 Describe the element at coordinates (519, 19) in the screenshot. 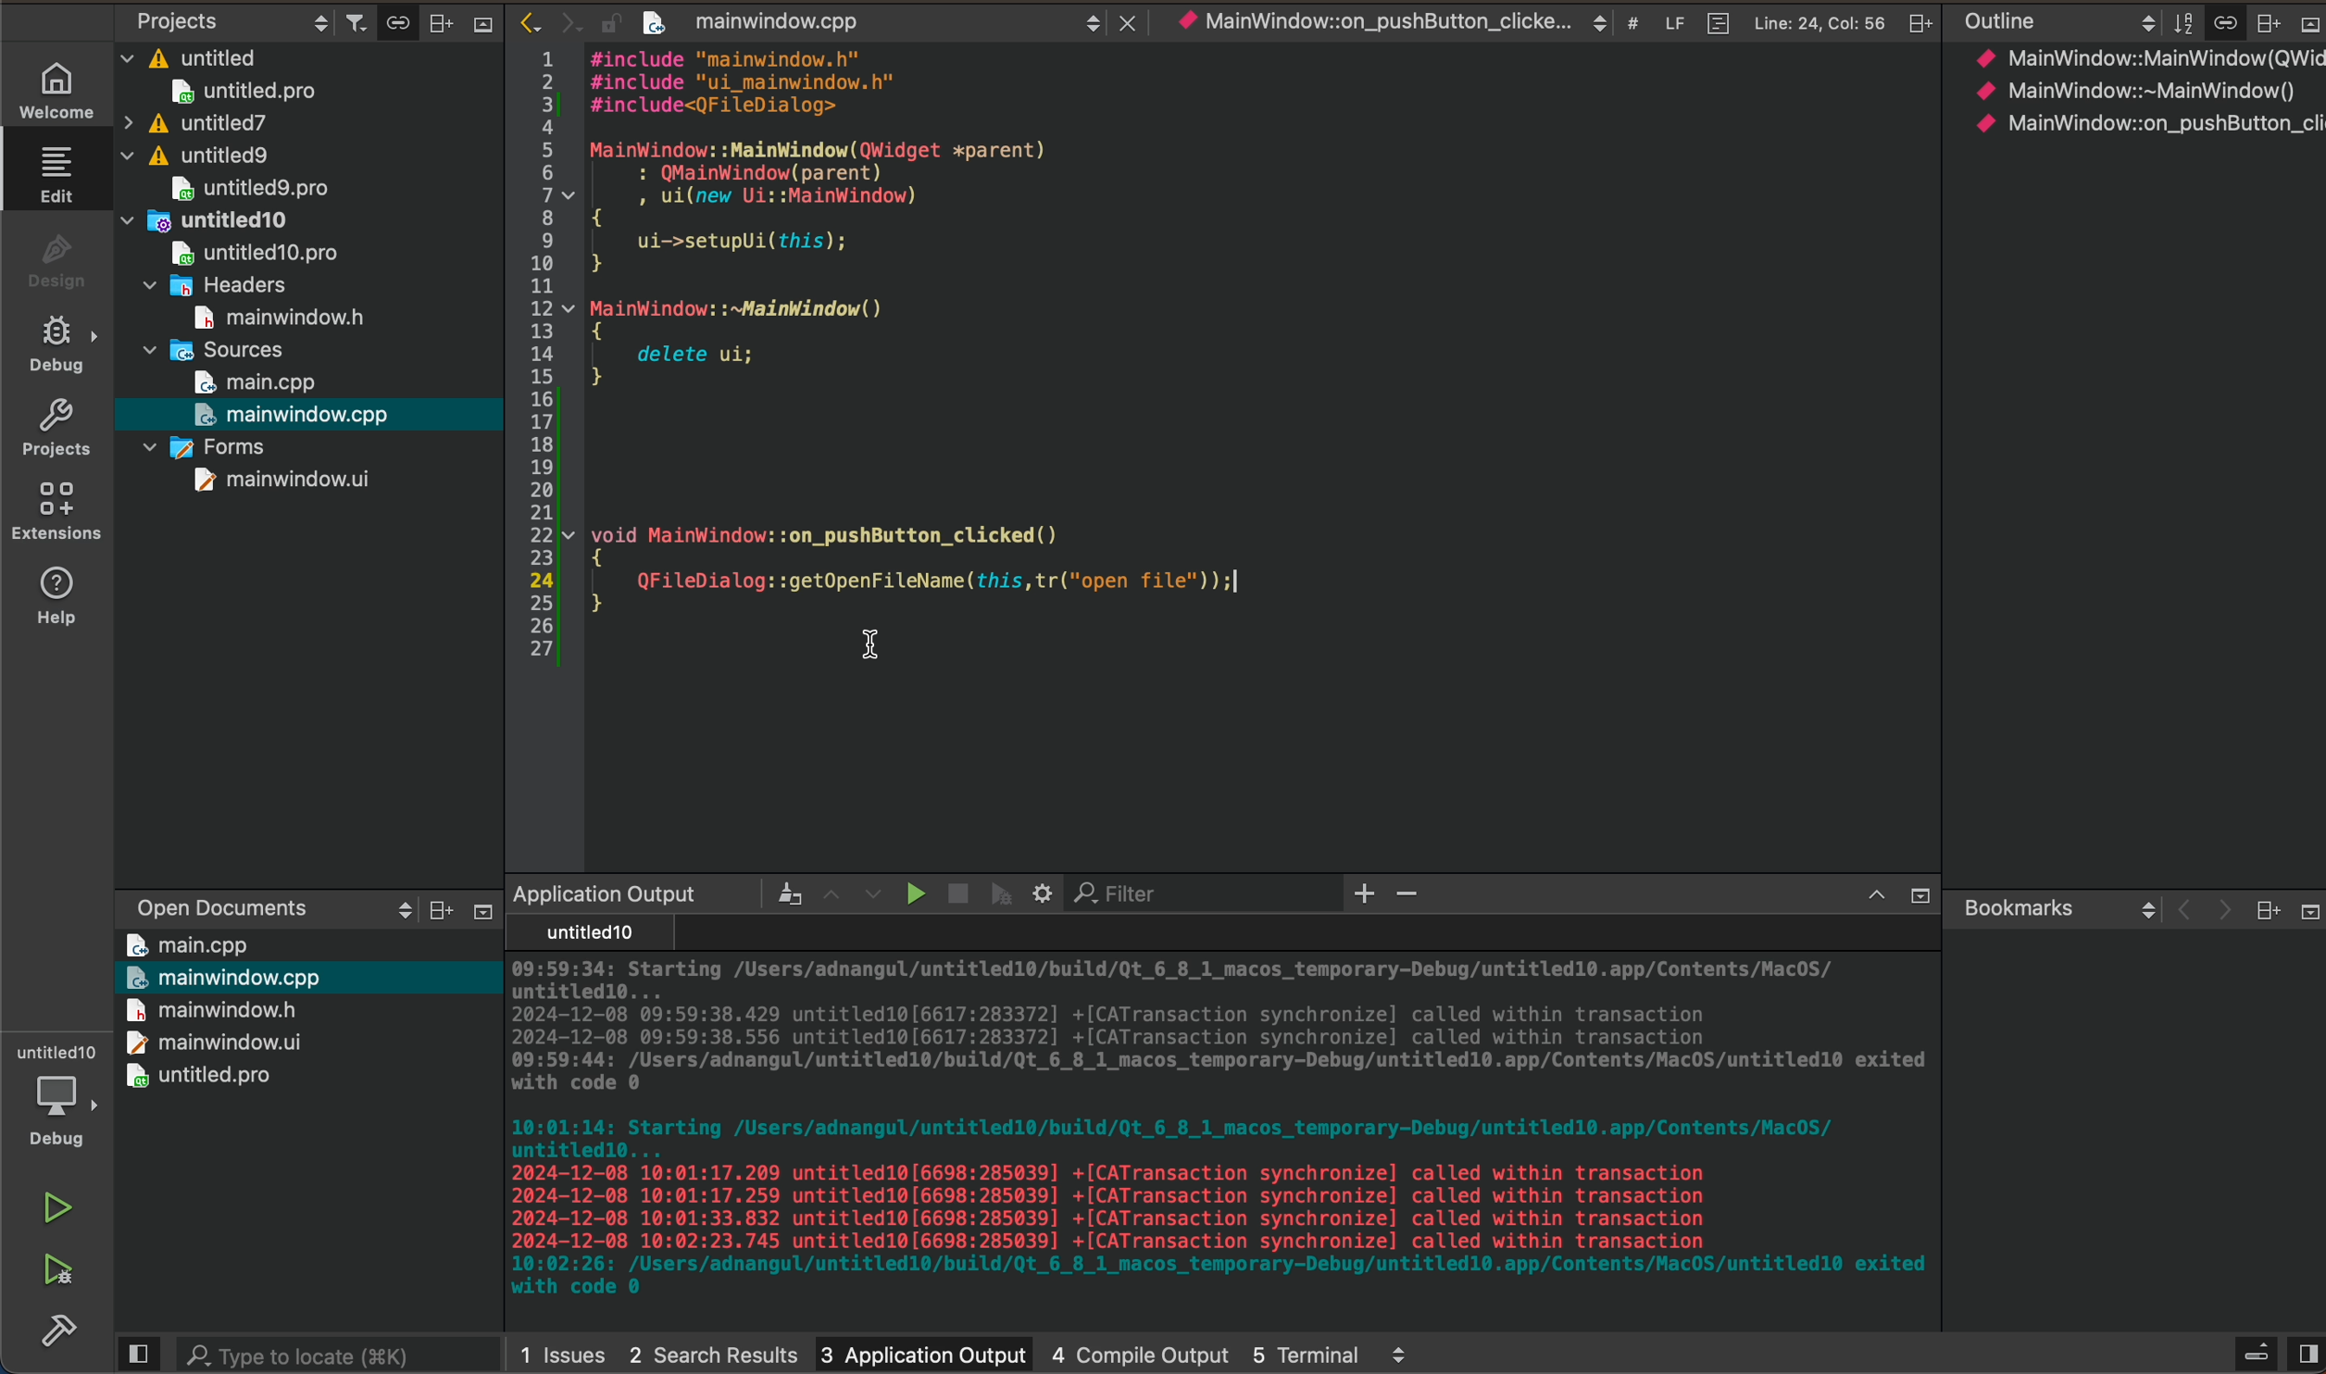

I see `back` at that location.